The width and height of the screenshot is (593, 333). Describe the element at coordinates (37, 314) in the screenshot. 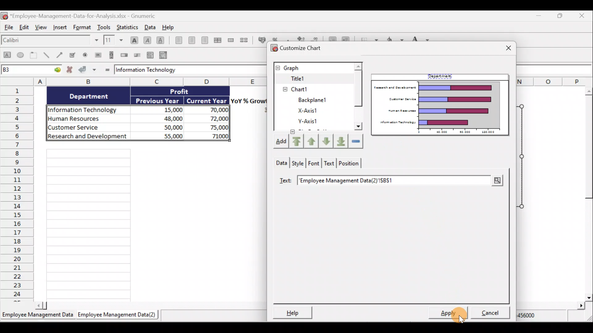

I see `Employee Management Data` at that location.